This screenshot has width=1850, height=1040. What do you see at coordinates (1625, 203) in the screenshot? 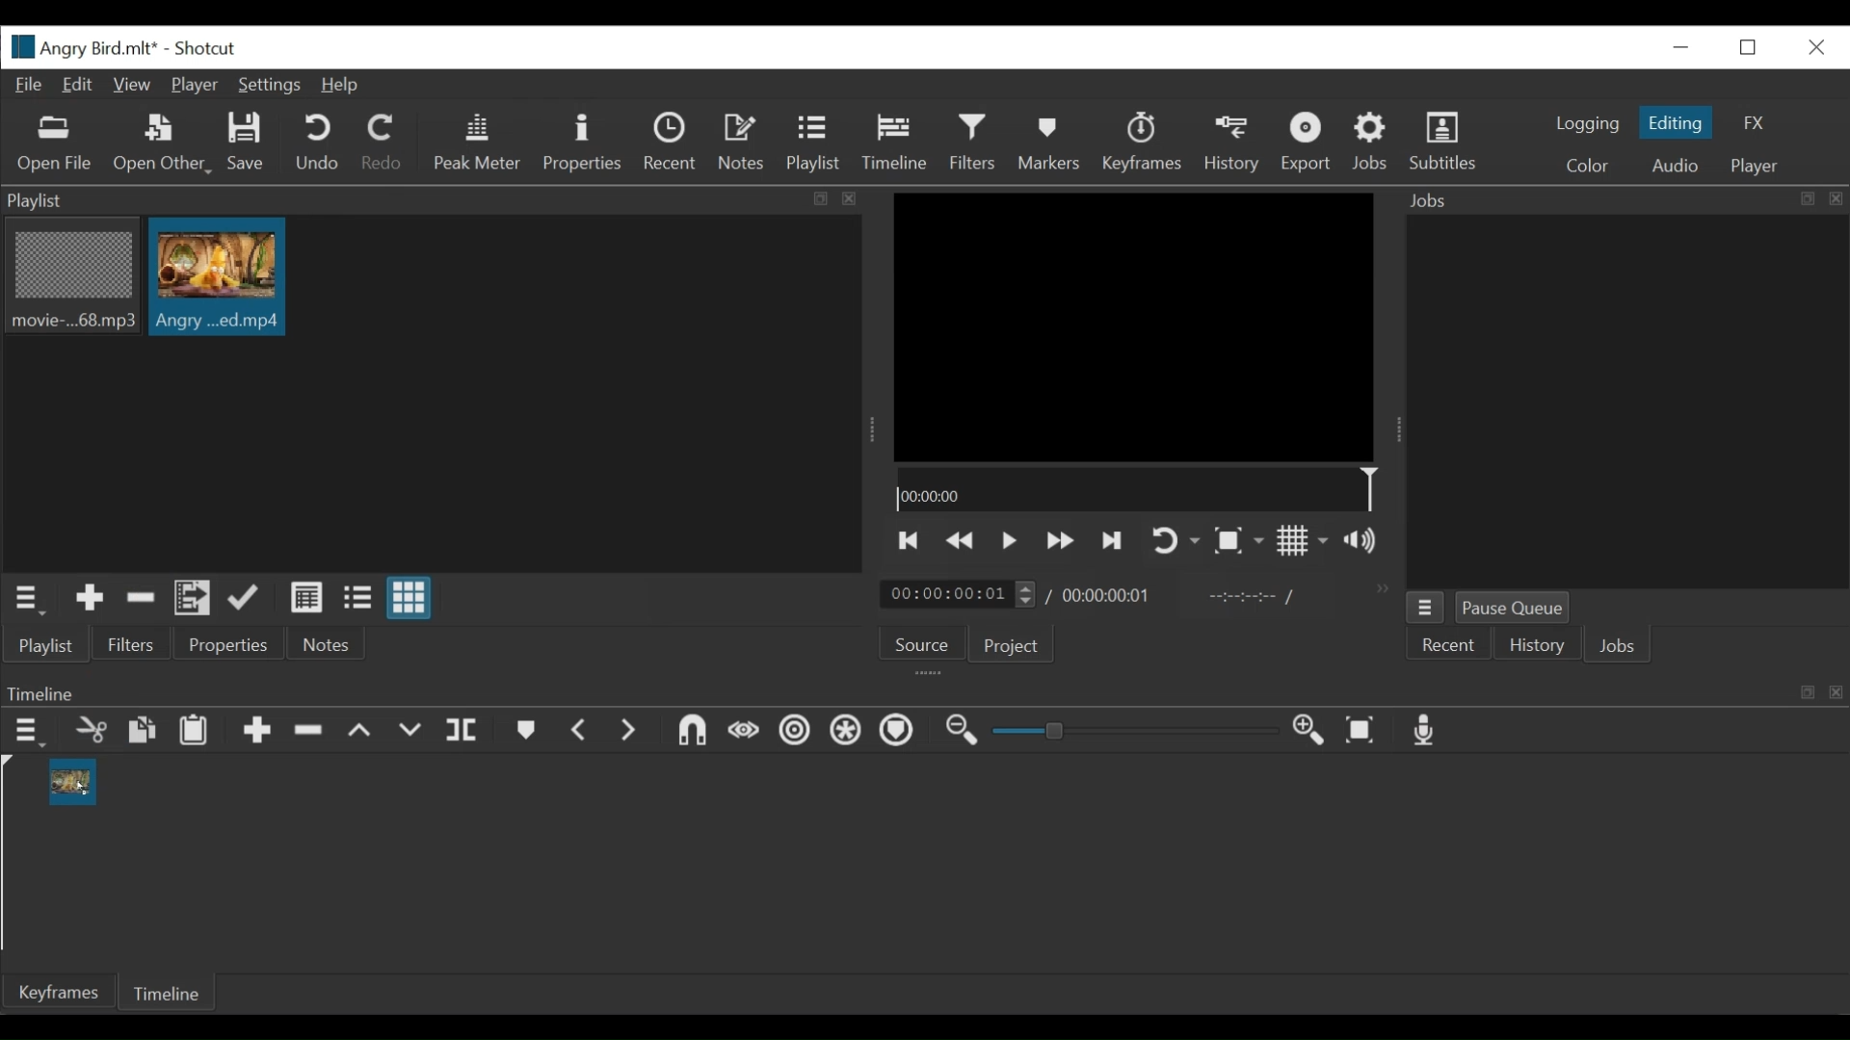
I see `Jobs Pnael` at bounding box center [1625, 203].